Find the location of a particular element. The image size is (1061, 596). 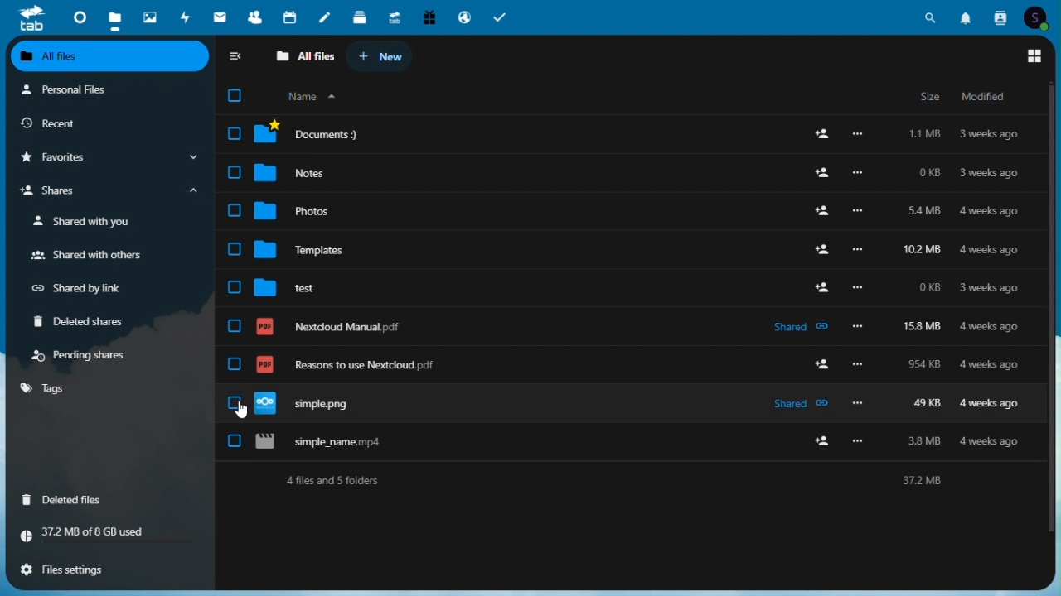

deleted  shares is located at coordinates (85, 323).